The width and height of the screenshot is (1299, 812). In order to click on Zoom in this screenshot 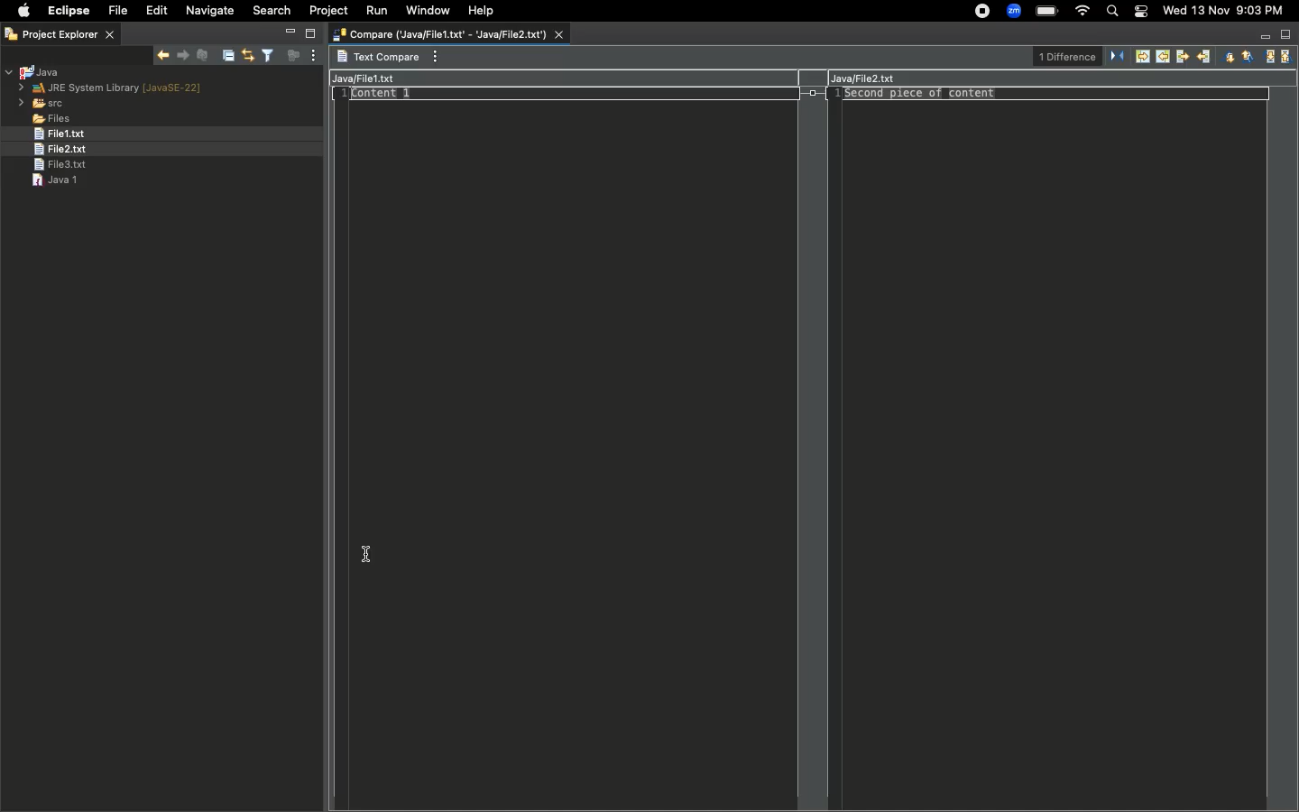, I will do `click(1014, 11)`.